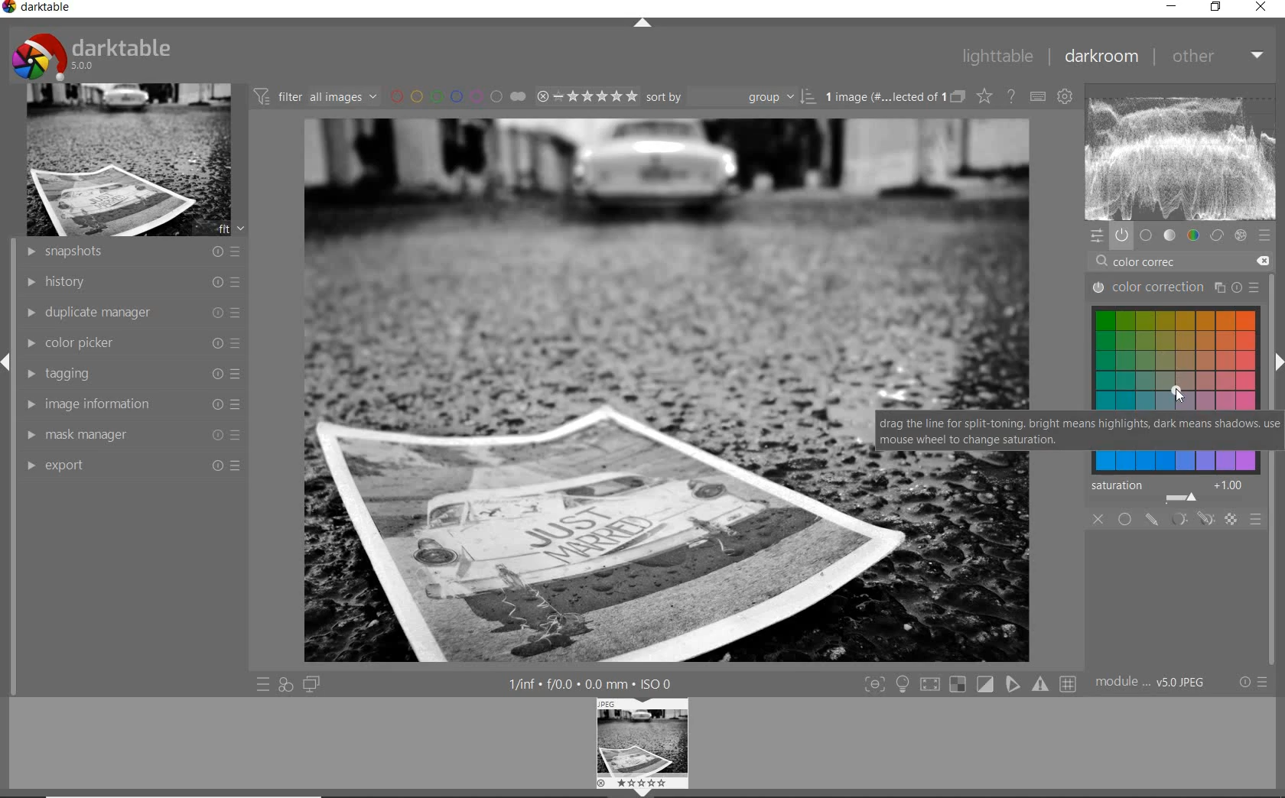  What do you see at coordinates (1146, 236) in the screenshot?
I see `base` at bounding box center [1146, 236].